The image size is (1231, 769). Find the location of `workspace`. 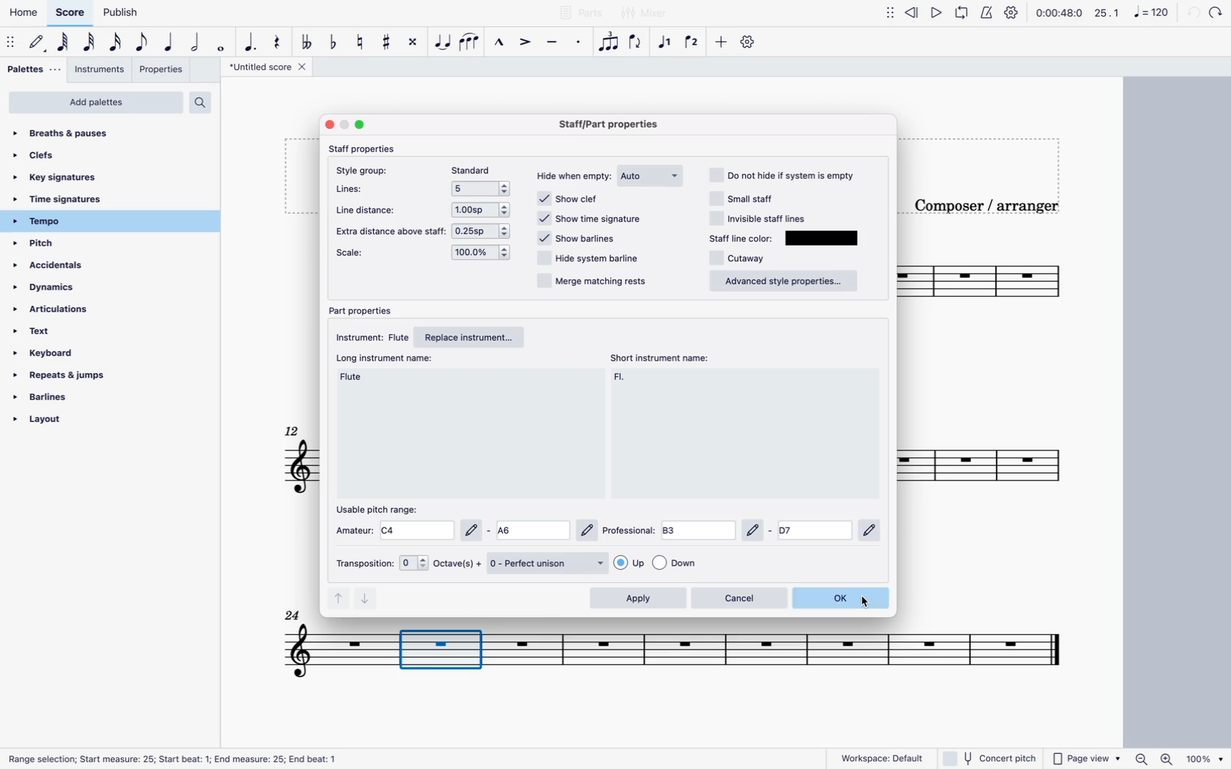

workspace is located at coordinates (875, 757).